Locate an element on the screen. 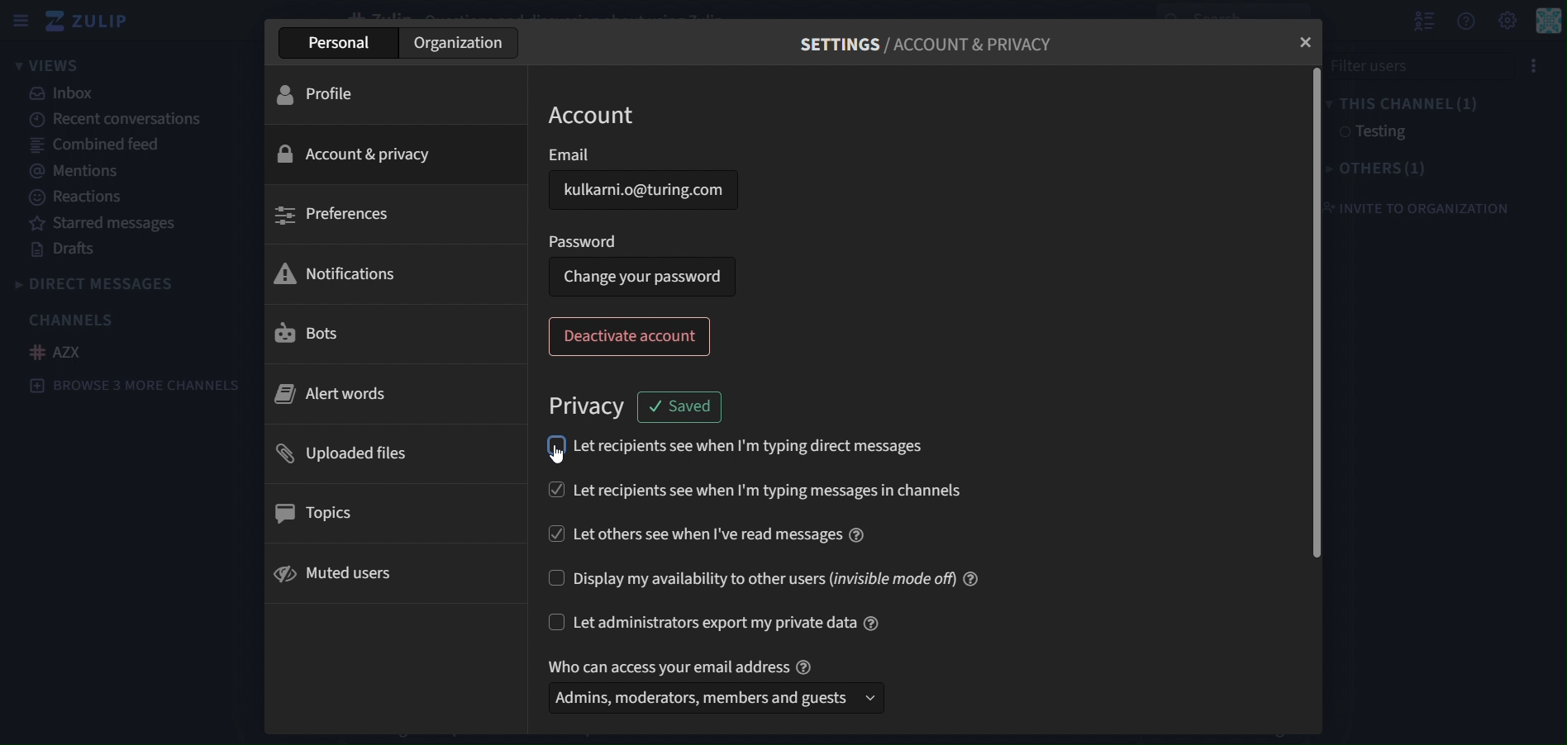 The height and width of the screenshot is (745, 1567). directmessages is located at coordinates (126, 283).